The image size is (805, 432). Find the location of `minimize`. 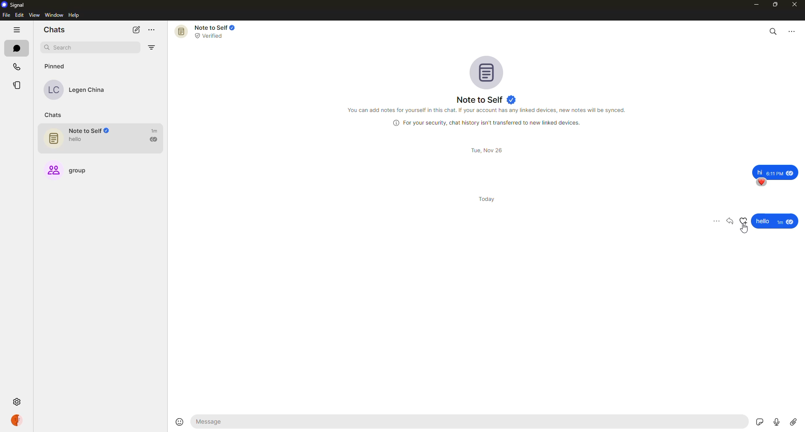

minimize is located at coordinates (753, 4).